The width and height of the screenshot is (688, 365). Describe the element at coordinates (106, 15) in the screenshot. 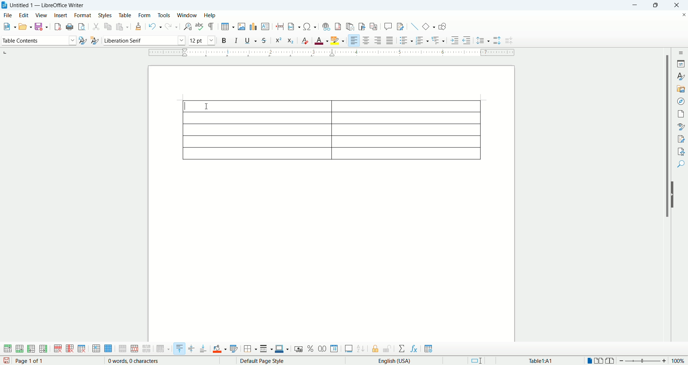

I see `styles` at that location.